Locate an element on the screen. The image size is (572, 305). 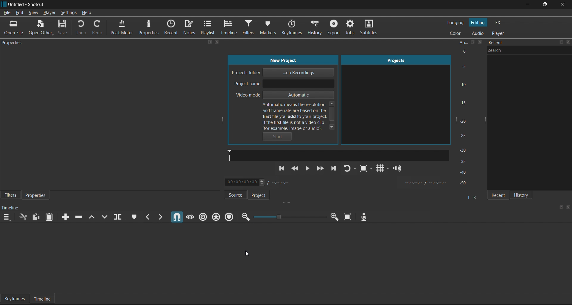
Filters is located at coordinates (250, 27).